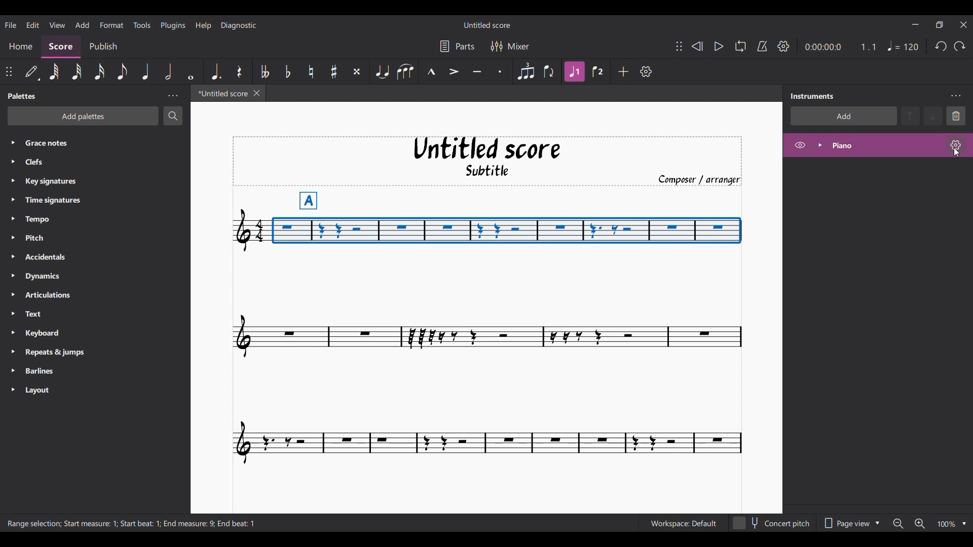  I want to click on Flip direction, so click(549, 71).